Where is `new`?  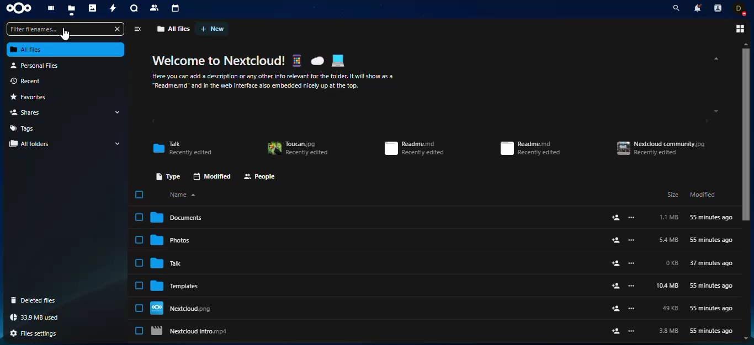
new is located at coordinates (213, 29).